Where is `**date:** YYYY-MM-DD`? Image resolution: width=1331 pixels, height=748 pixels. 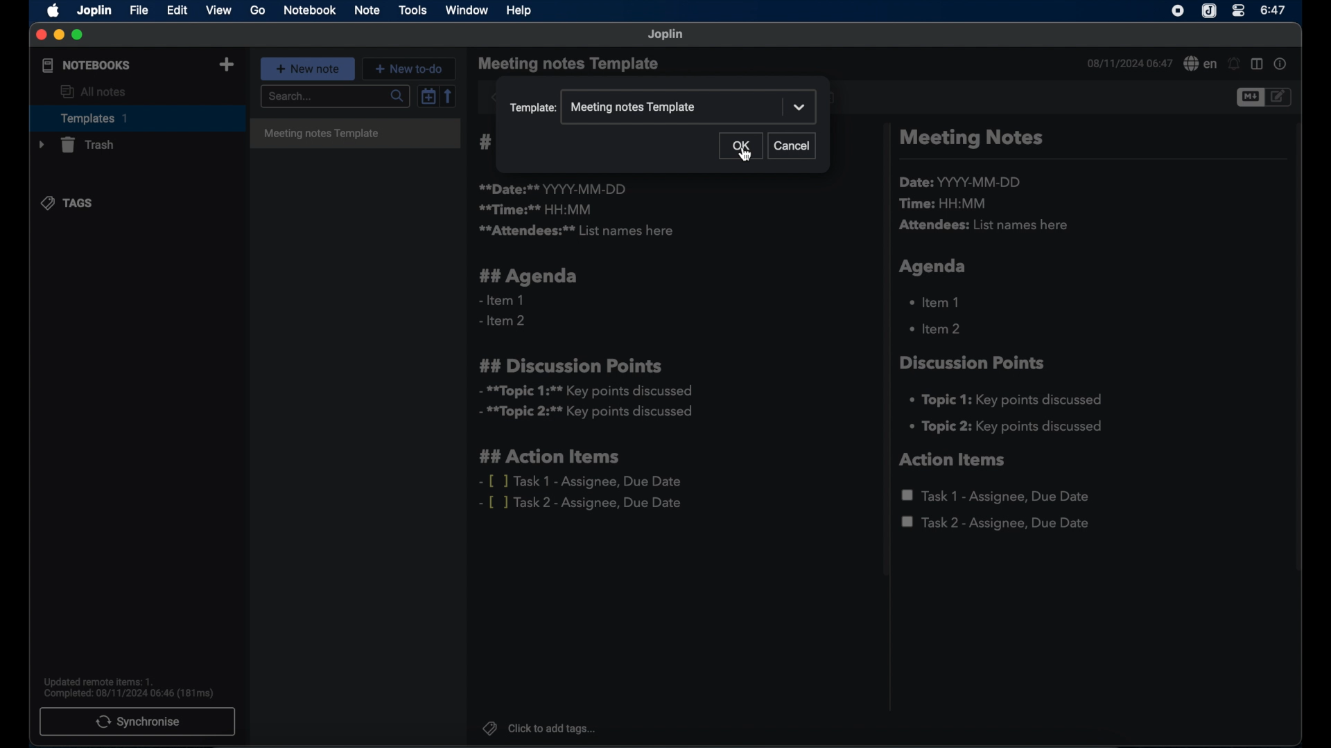 **date:** YYYY-MM-DD is located at coordinates (555, 188).